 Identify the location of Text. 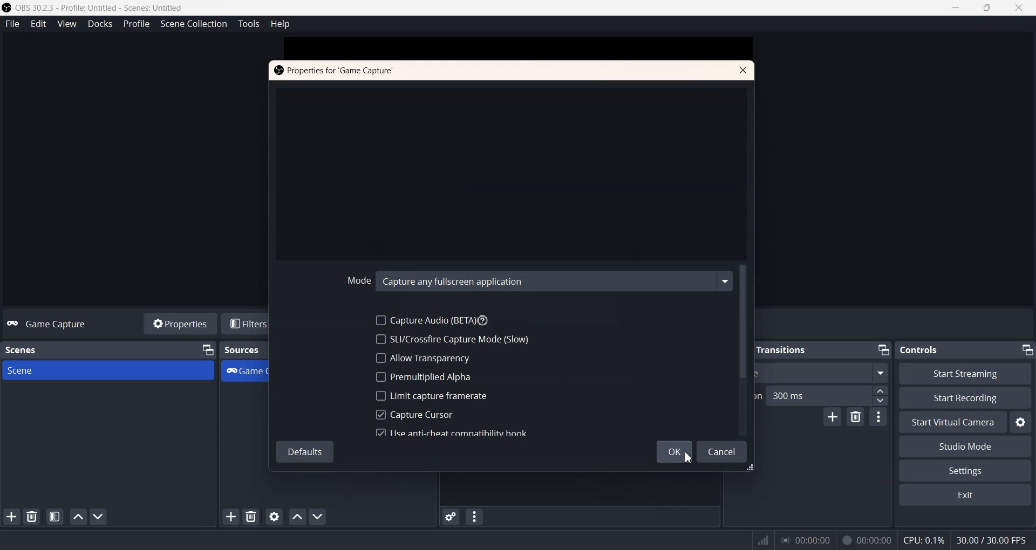
(918, 349).